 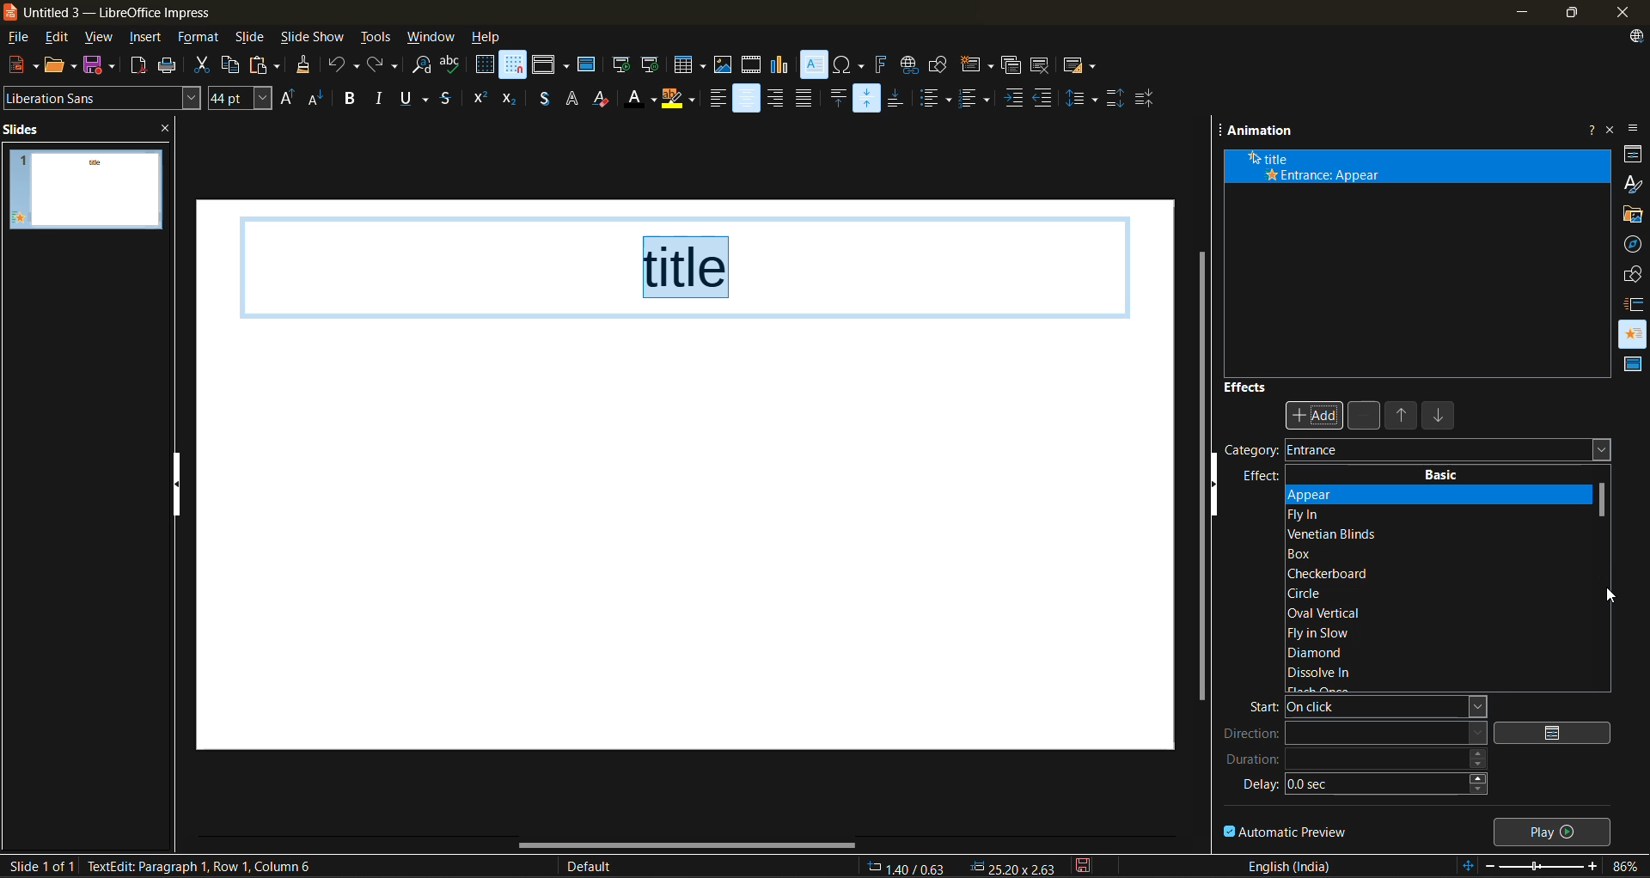 I want to click on close pane, so click(x=174, y=131).